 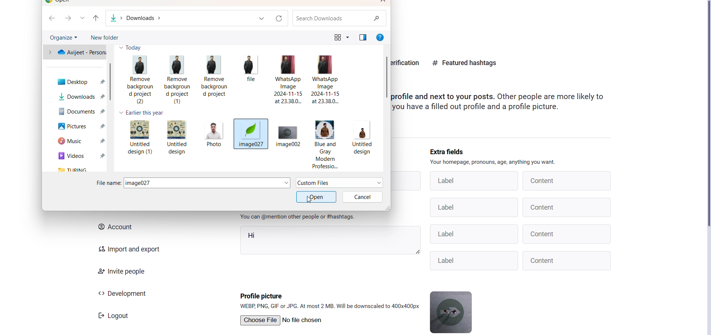 I want to click on turing, so click(x=82, y=170).